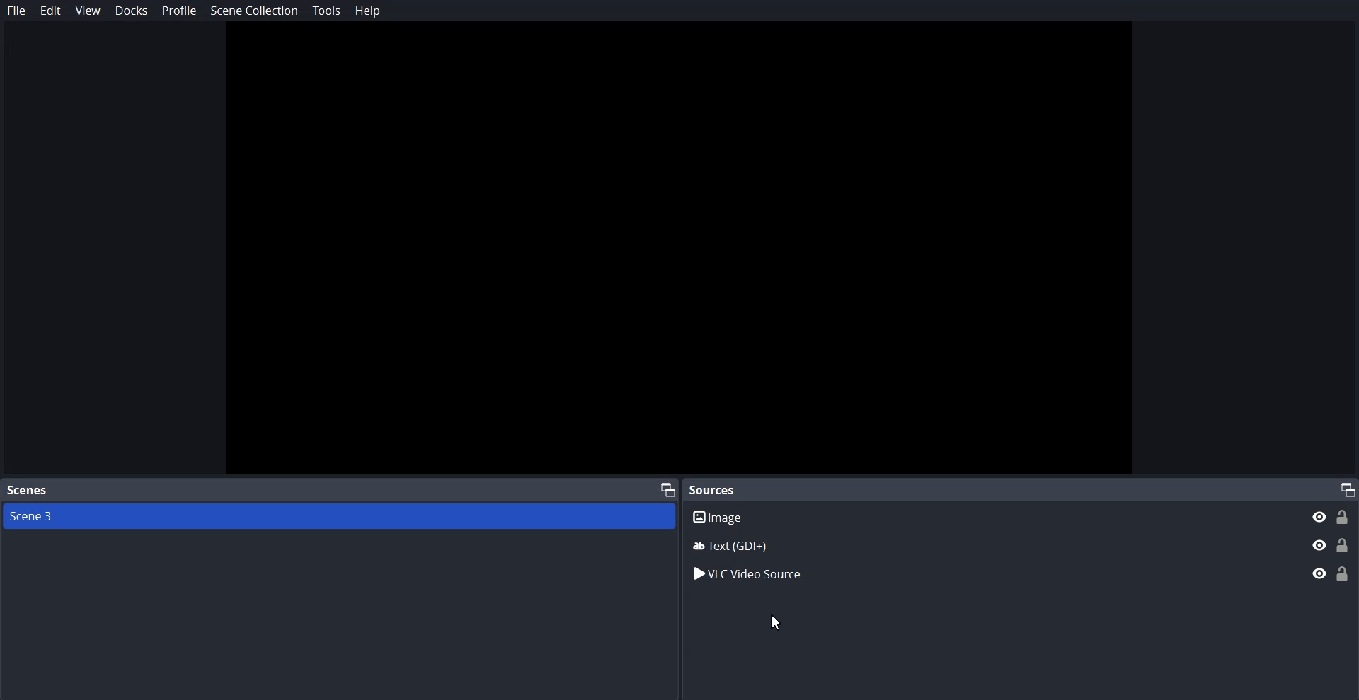 Image resolution: width=1359 pixels, height=700 pixels. Describe the element at coordinates (716, 489) in the screenshot. I see `Sources` at that location.